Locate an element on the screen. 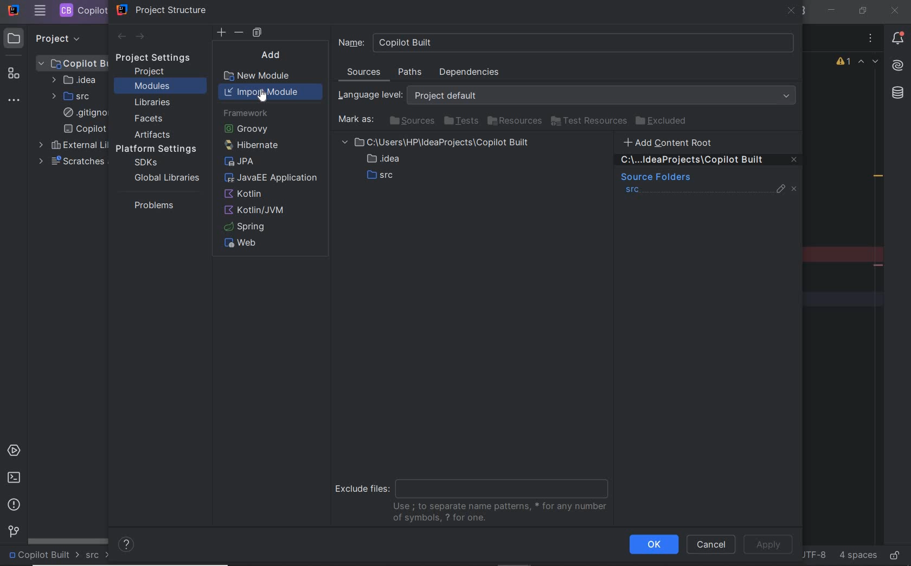  database is located at coordinates (897, 94).